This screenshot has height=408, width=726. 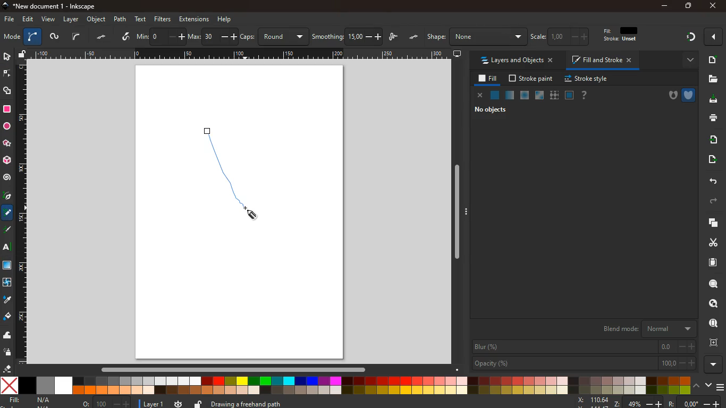 I want to click on Horizontal scroll bar, so click(x=228, y=369).